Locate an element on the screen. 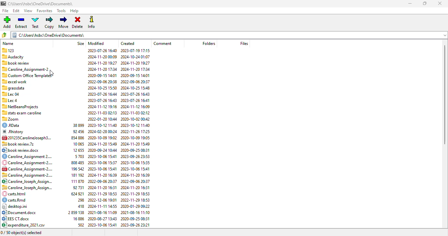 The width and height of the screenshot is (448, 236). copy is located at coordinates (50, 23).